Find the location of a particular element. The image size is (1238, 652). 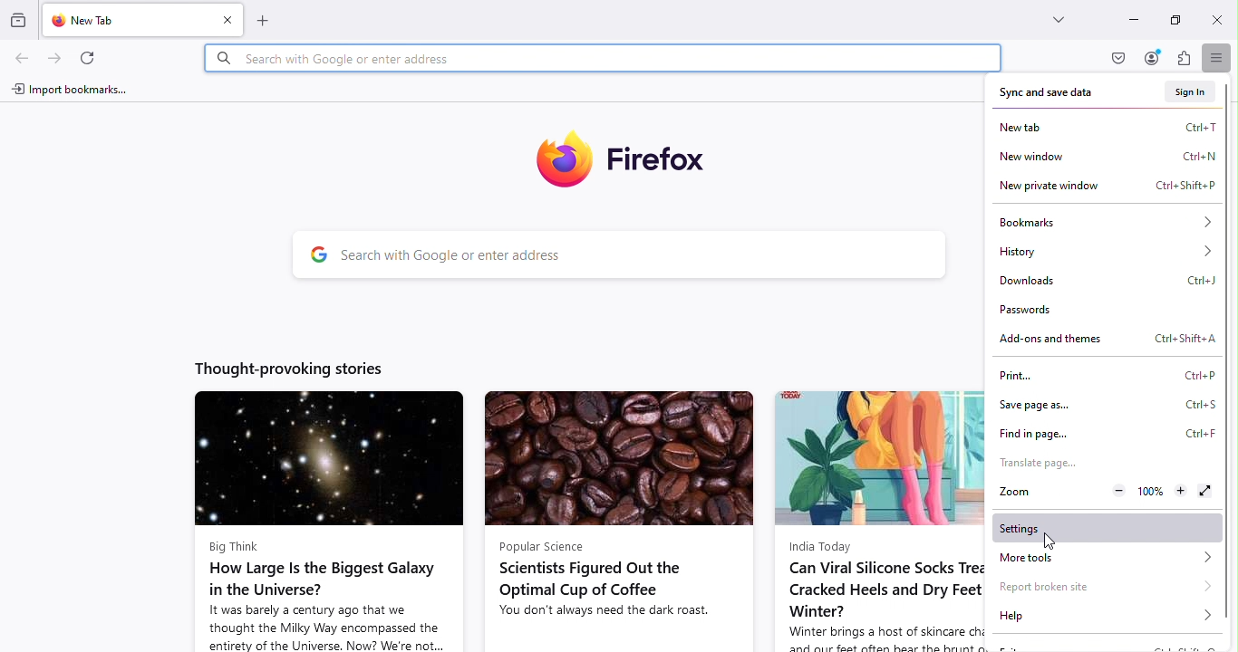

cursor is located at coordinates (1045, 541).